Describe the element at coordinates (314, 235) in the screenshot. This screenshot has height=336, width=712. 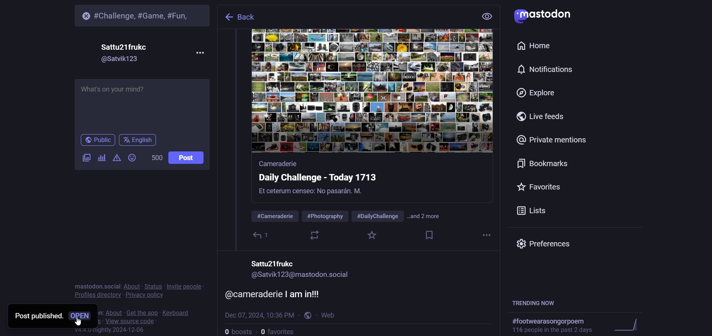
I see `boost` at that location.